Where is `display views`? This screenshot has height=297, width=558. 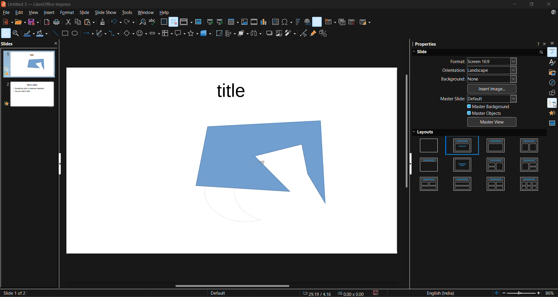 display views is located at coordinates (187, 23).